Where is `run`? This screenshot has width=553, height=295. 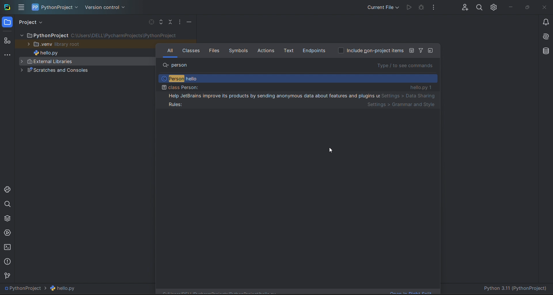 run is located at coordinates (409, 7).